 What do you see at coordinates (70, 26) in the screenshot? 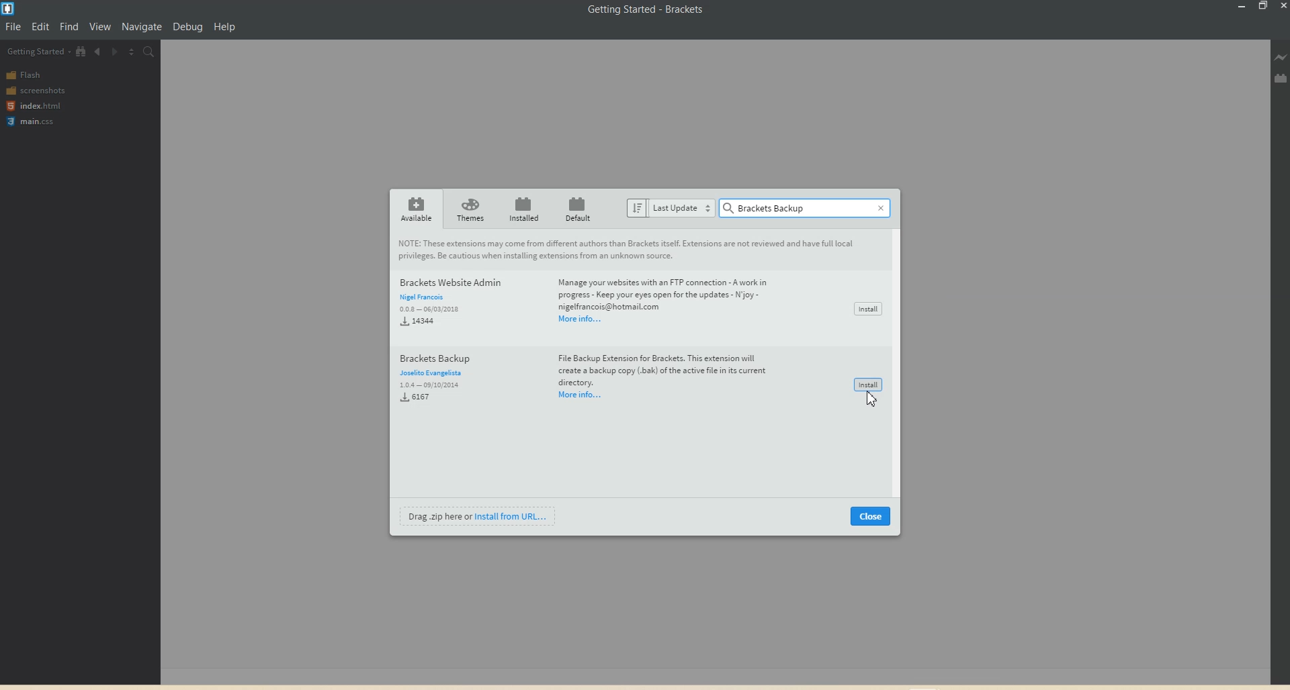
I see `Find` at bounding box center [70, 26].